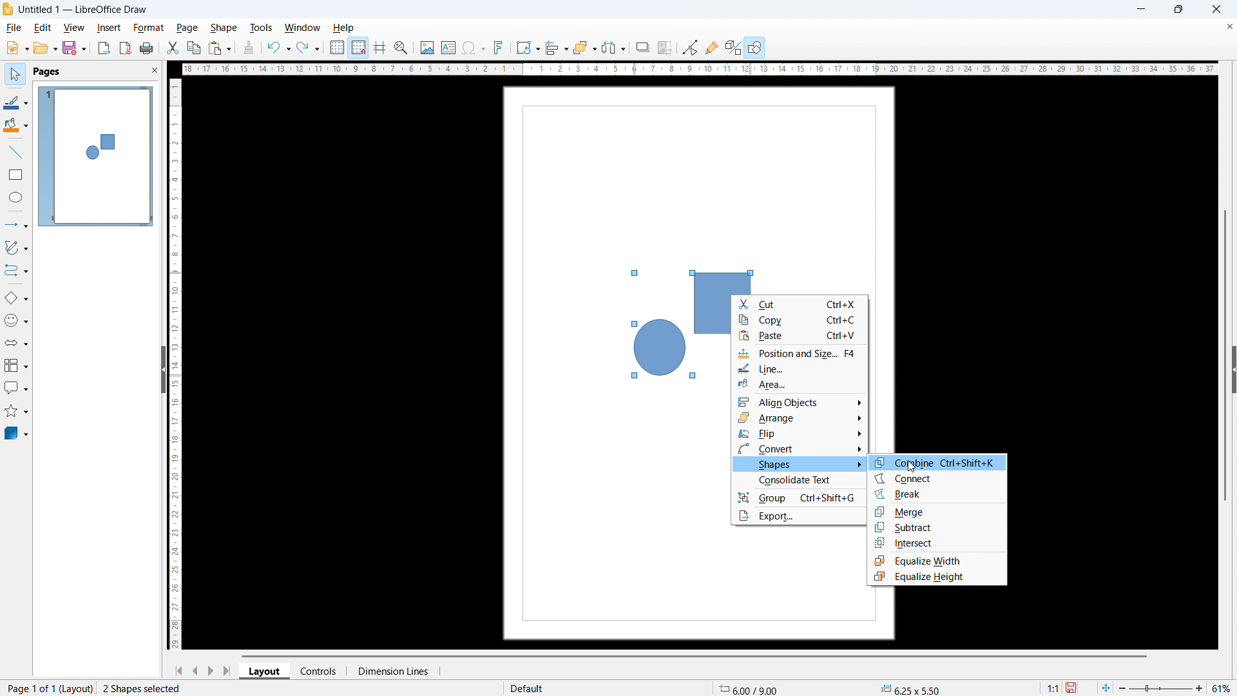  What do you see at coordinates (48, 688) in the screenshot?
I see `page 1 of 1 (layout)` at bounding box center [48, 688].